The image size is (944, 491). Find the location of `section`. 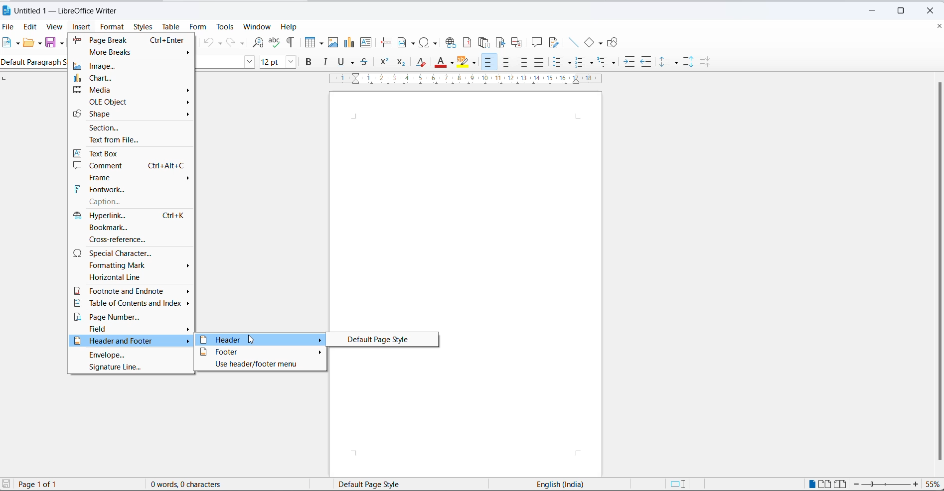

section is located at coordinates (133, 129).